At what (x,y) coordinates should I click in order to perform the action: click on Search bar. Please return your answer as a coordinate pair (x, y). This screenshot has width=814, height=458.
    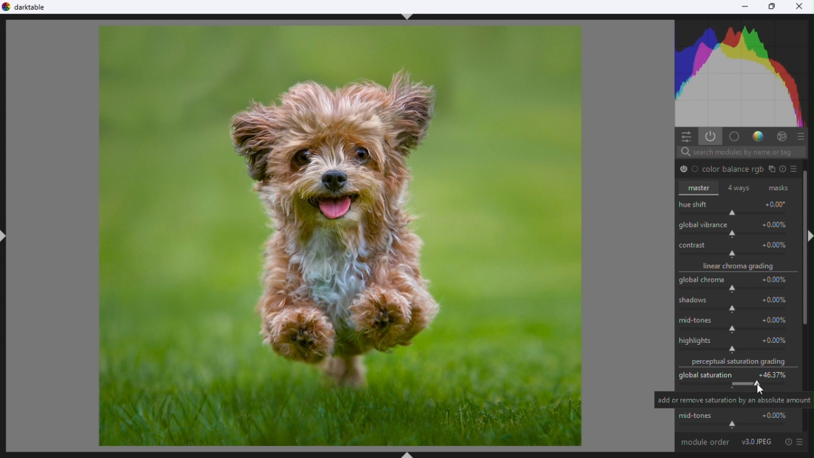
    Looking at the image, I should click on (741, 152).